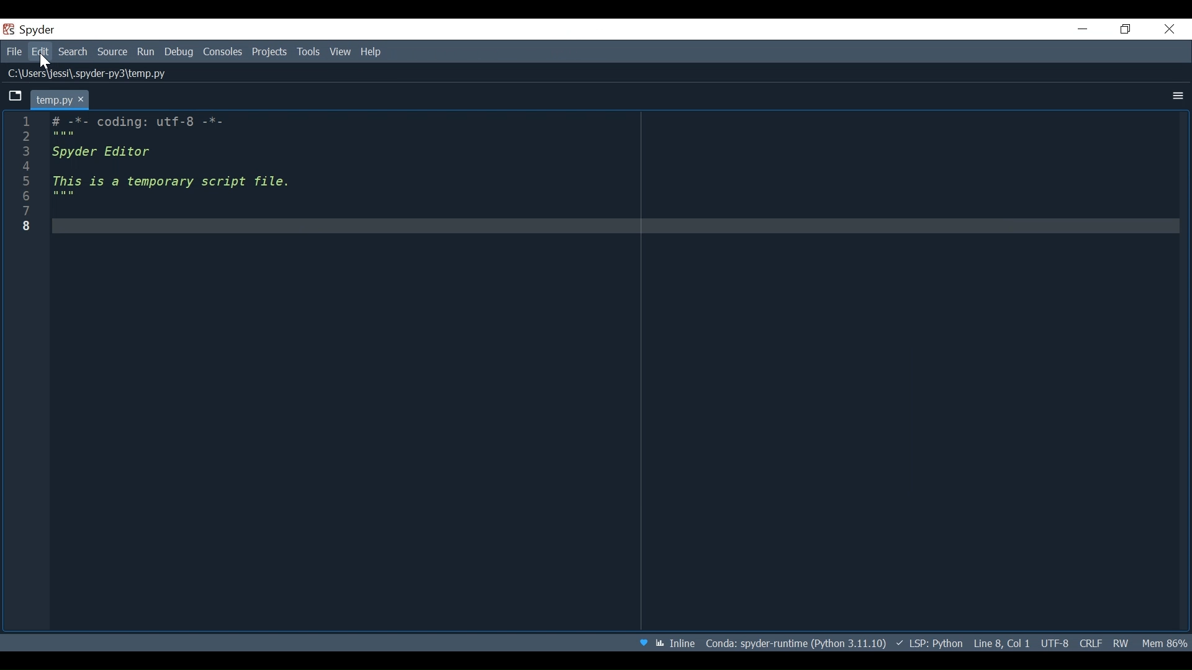 This screenshot has width=1192, height=670. What do you see at coordinates (1176, 96) in the screenshot?
I see `More options` at bounding box center [1176, 96].